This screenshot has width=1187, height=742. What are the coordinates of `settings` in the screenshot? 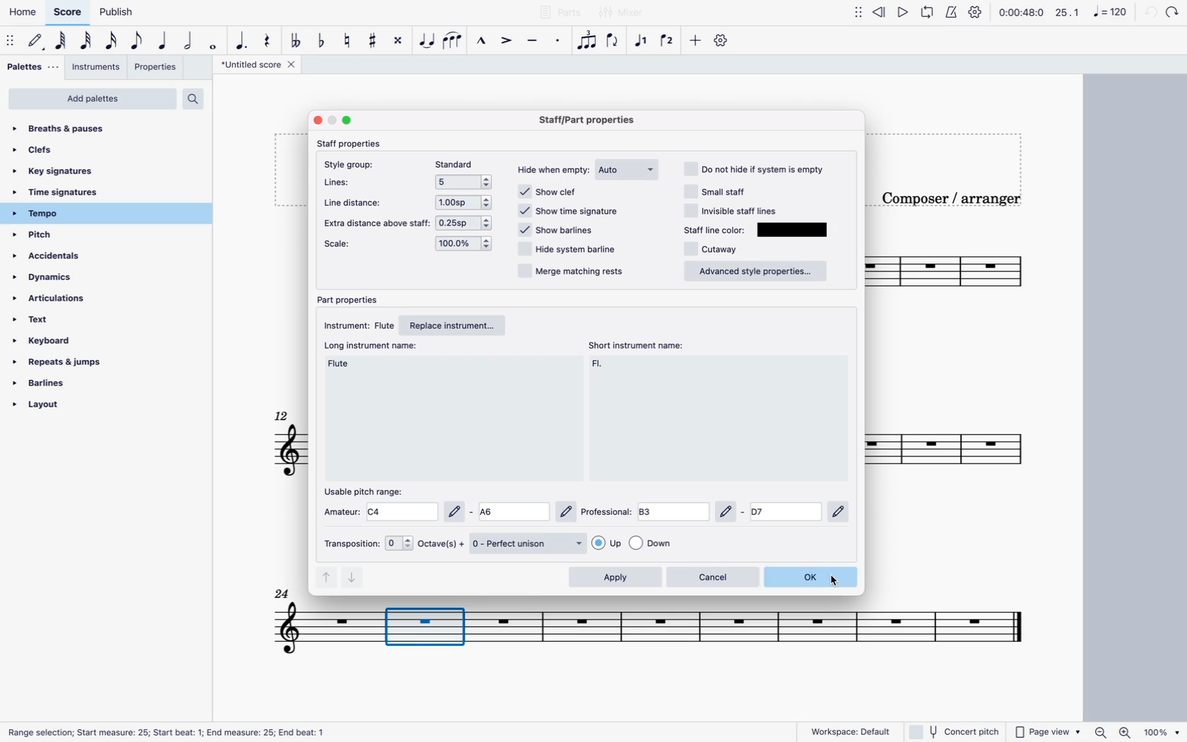 It's located at (975, 13).